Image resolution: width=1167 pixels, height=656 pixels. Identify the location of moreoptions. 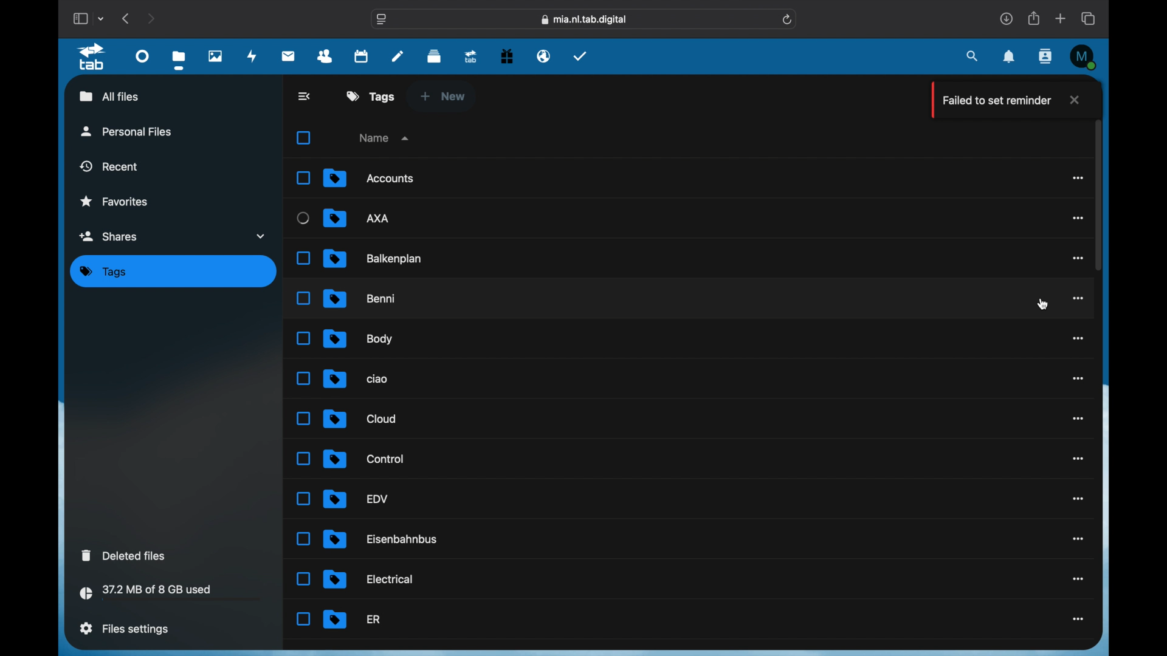
(1078, 419).